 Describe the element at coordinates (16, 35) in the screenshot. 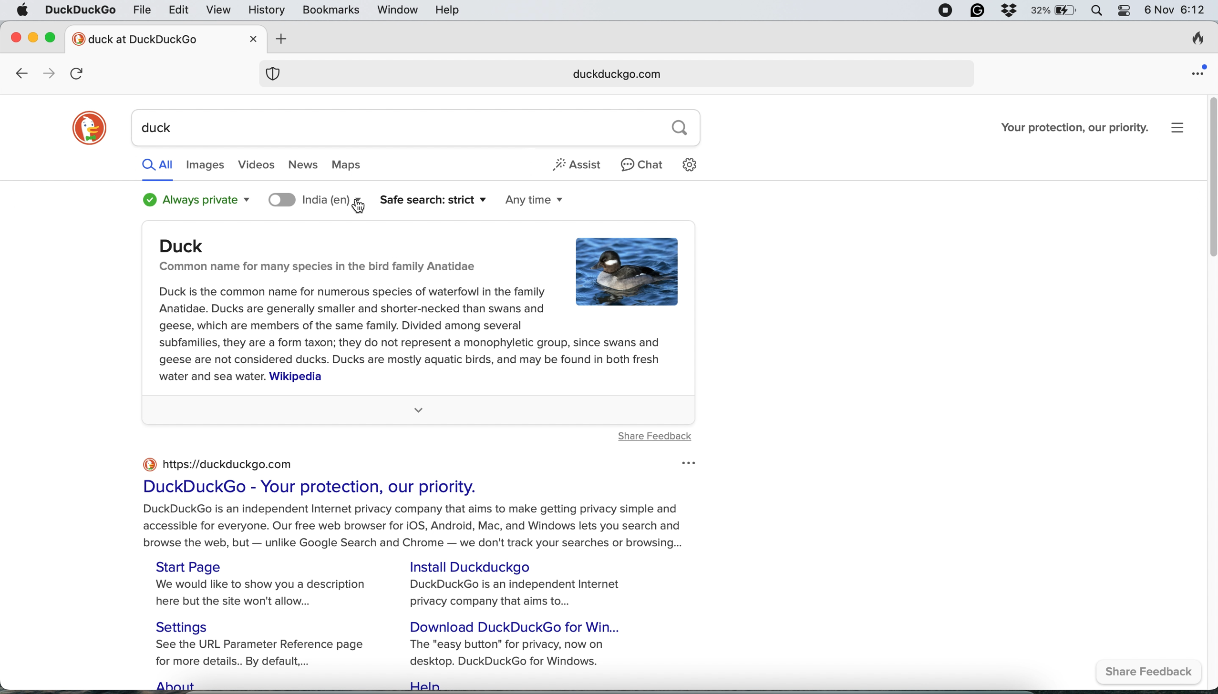

I see `close` at that location.